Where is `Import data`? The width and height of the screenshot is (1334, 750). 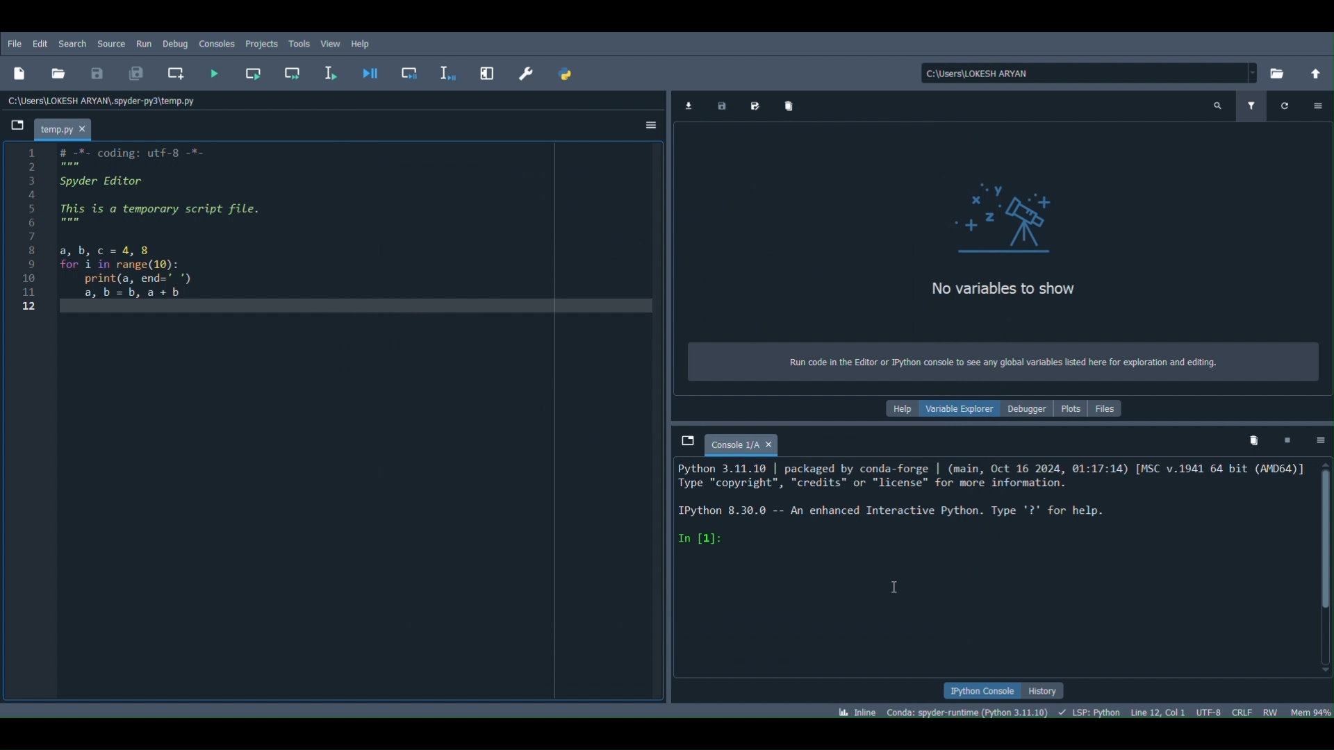
Import data is located at coordinates (687, 103).